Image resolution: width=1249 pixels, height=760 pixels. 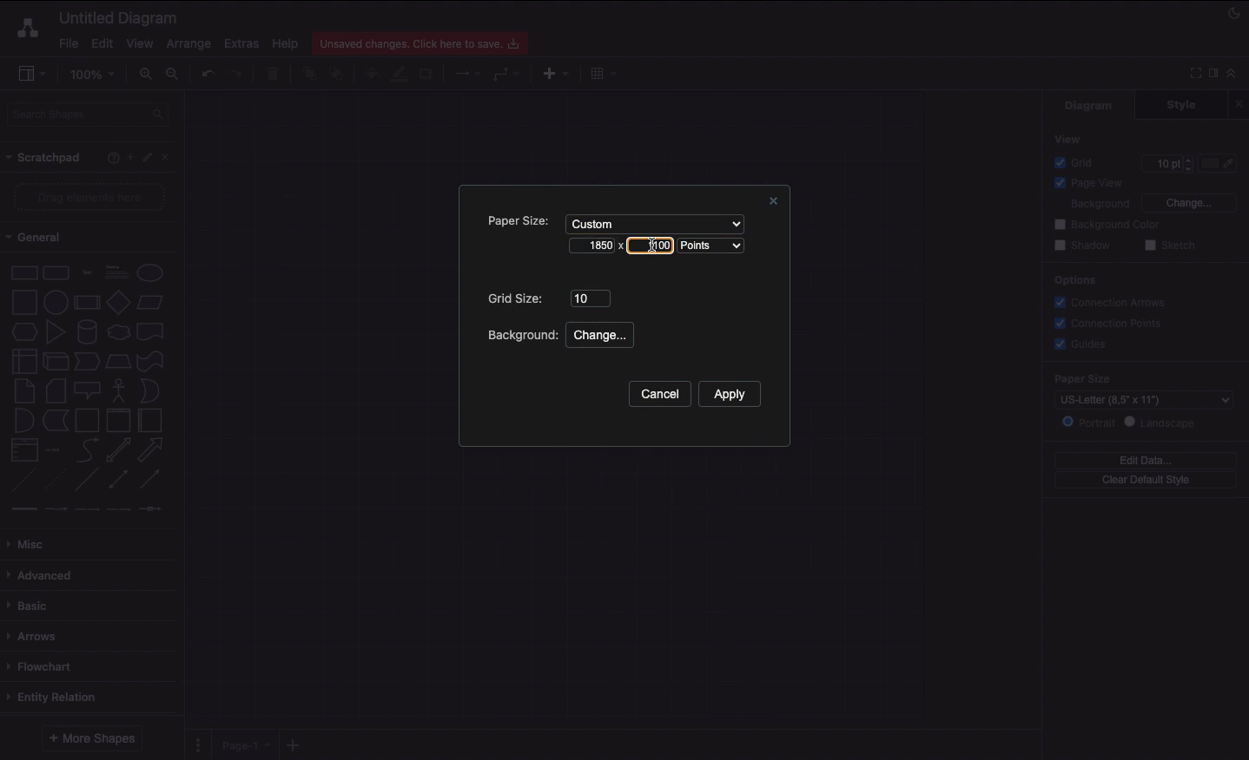 I want to click on Item list, so click(x=57, y=450).